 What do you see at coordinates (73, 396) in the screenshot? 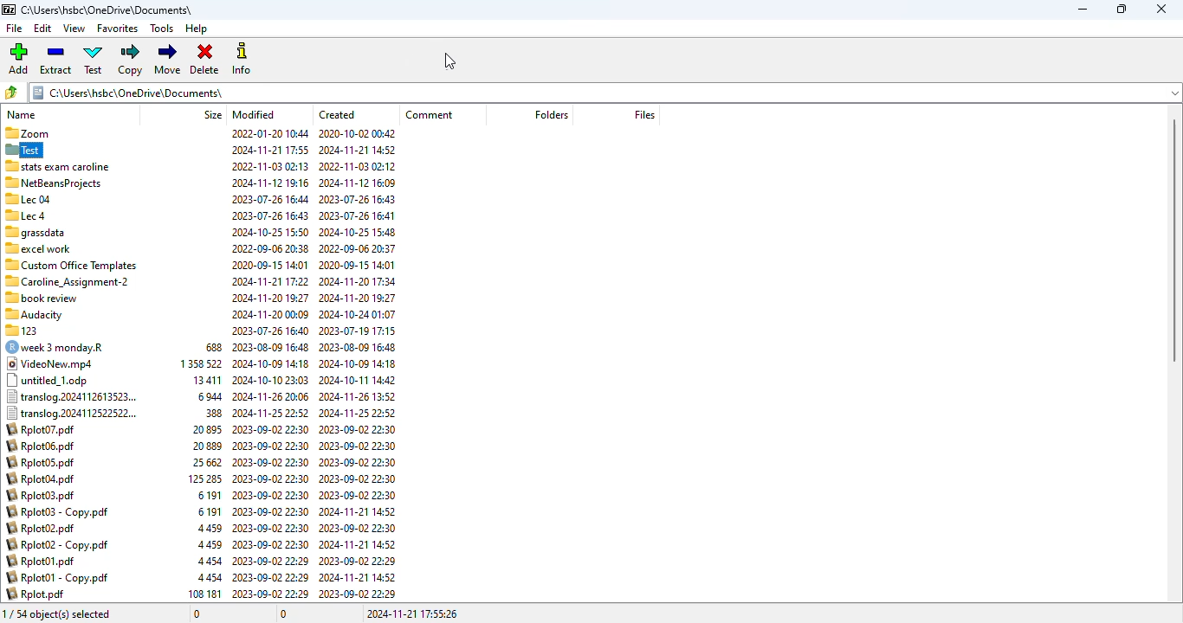
I see `translog.2024112613523...` at bounding box center [73, 396].